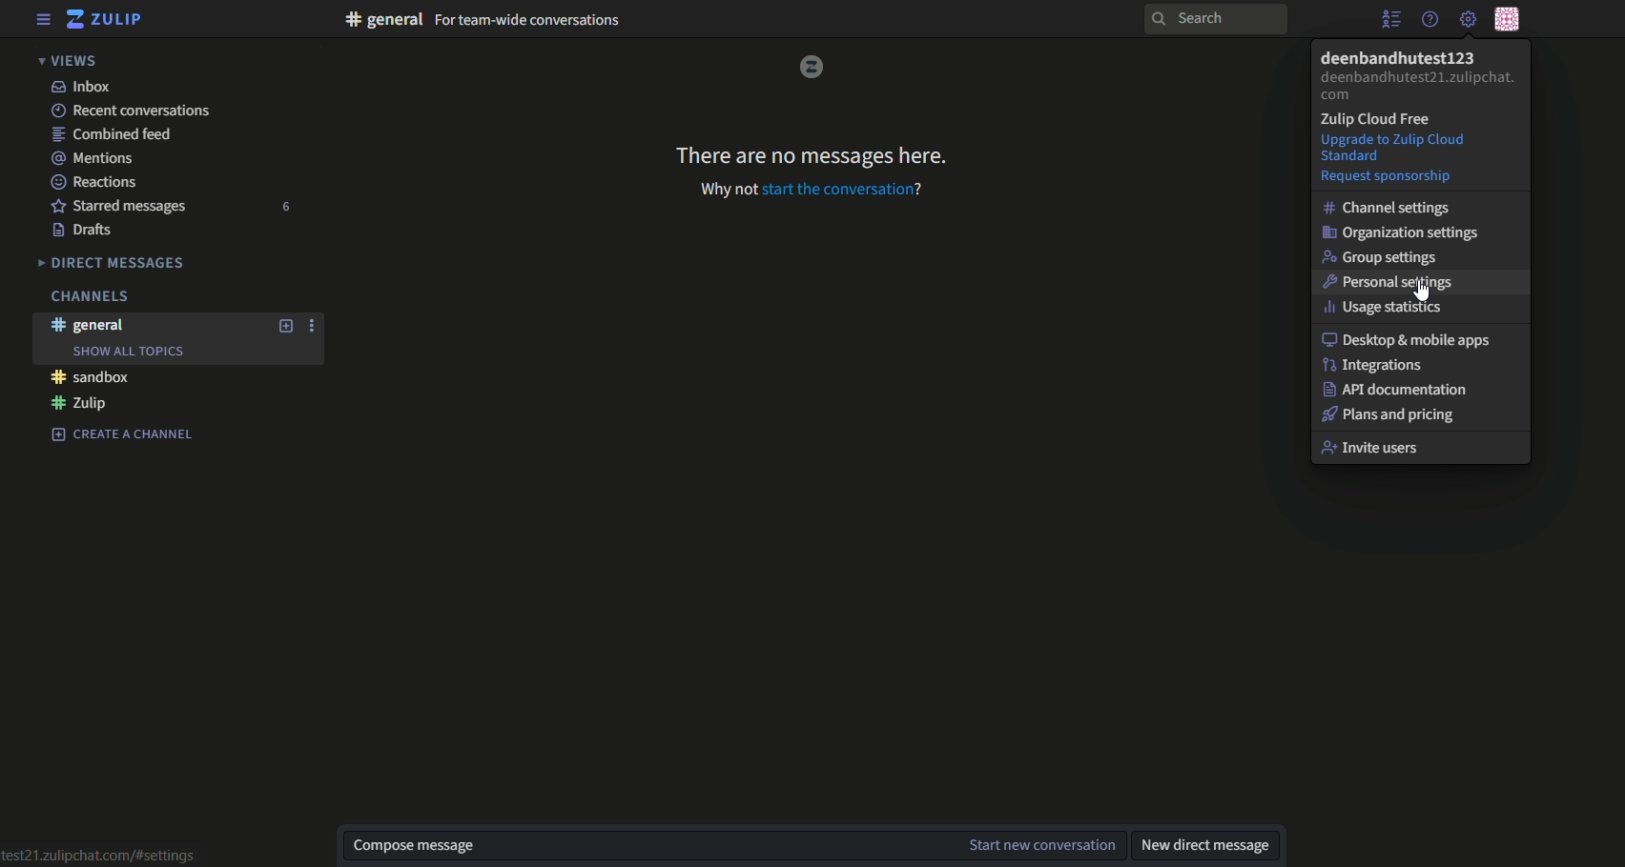  What do you see at coordinates (1390, 19) in the screenshot?
I see `show user list` at bounding box center [1390, 19].